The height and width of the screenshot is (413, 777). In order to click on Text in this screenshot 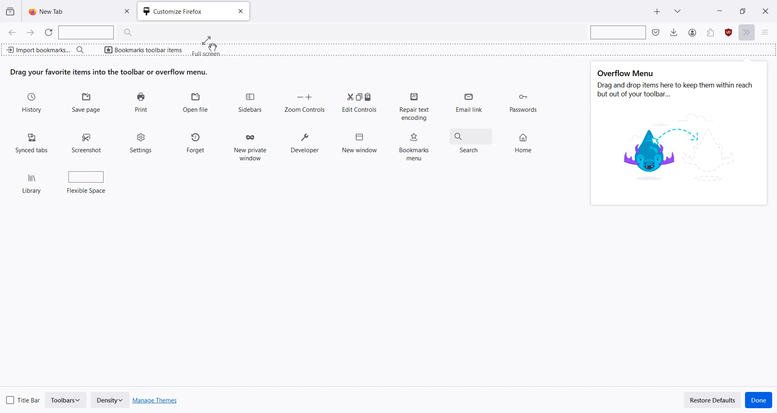, I will do `click(676, 84)`.